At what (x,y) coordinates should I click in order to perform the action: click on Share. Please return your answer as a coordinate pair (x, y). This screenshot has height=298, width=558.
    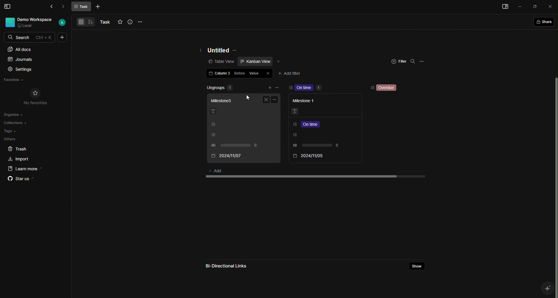
    Looking at the image, I should click on (415, 266).